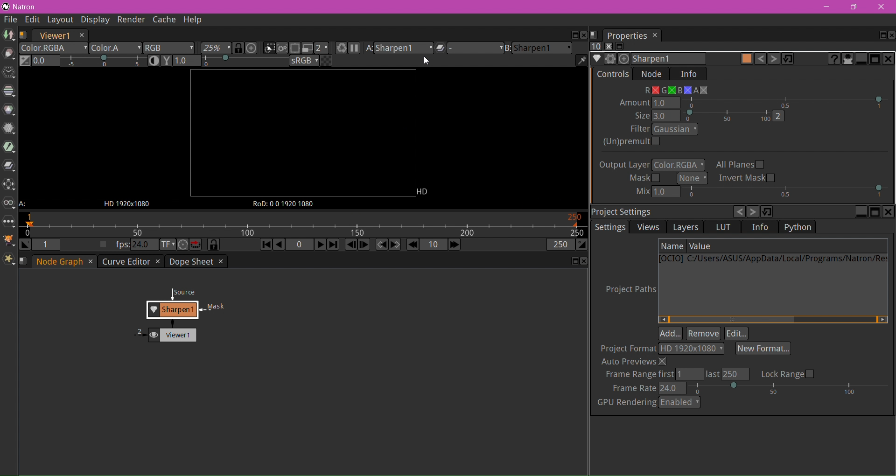 This screenshot has width=896, height=476. Describe the element at coordinates (788, 59) in the screenshot. I see `Restore default value for this operator` at that location.